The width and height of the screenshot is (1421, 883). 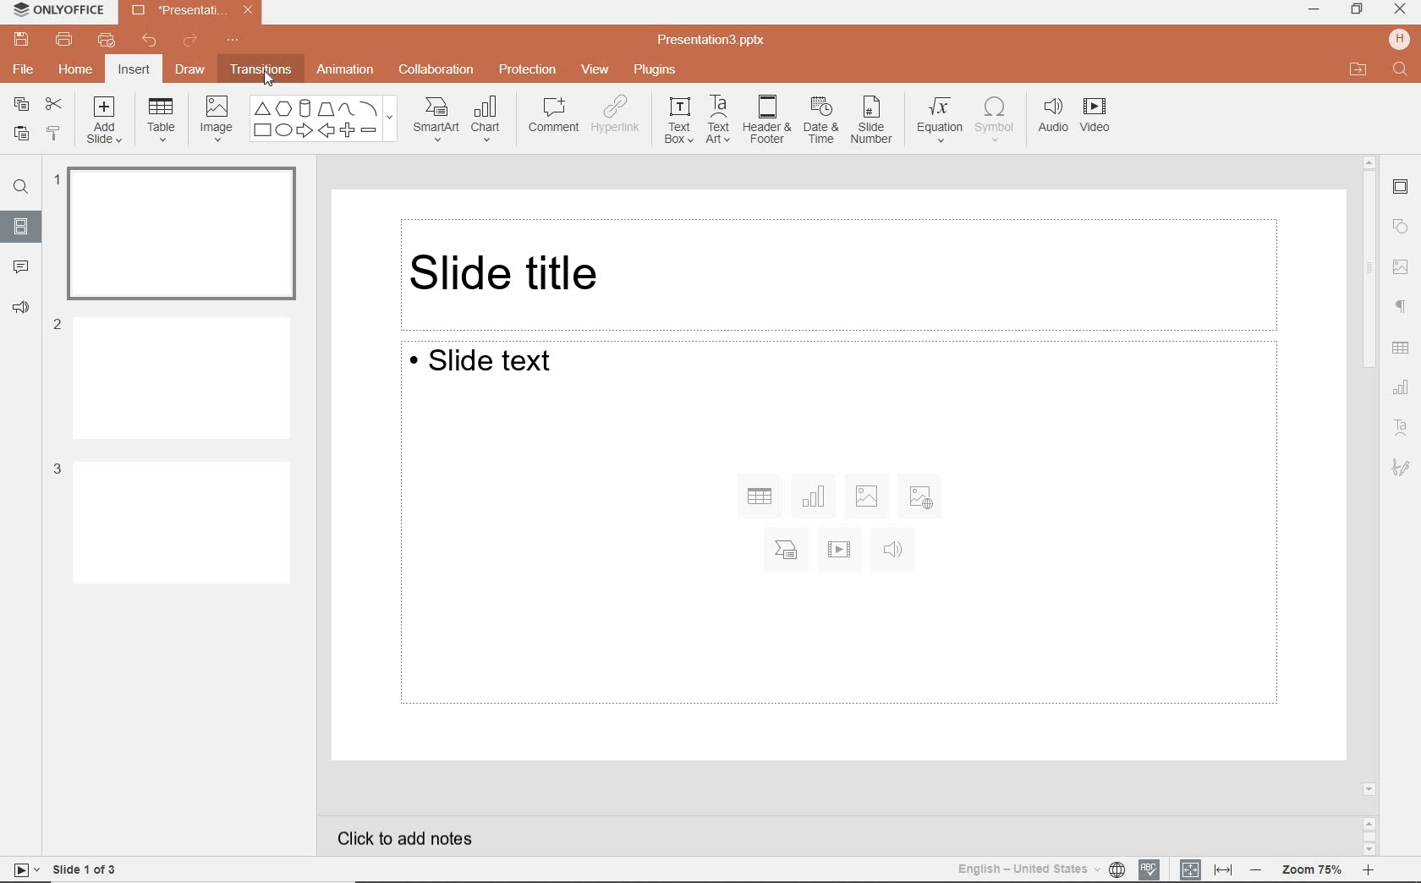 I want to click on HYPERLINK, so click(x=617, y=118).